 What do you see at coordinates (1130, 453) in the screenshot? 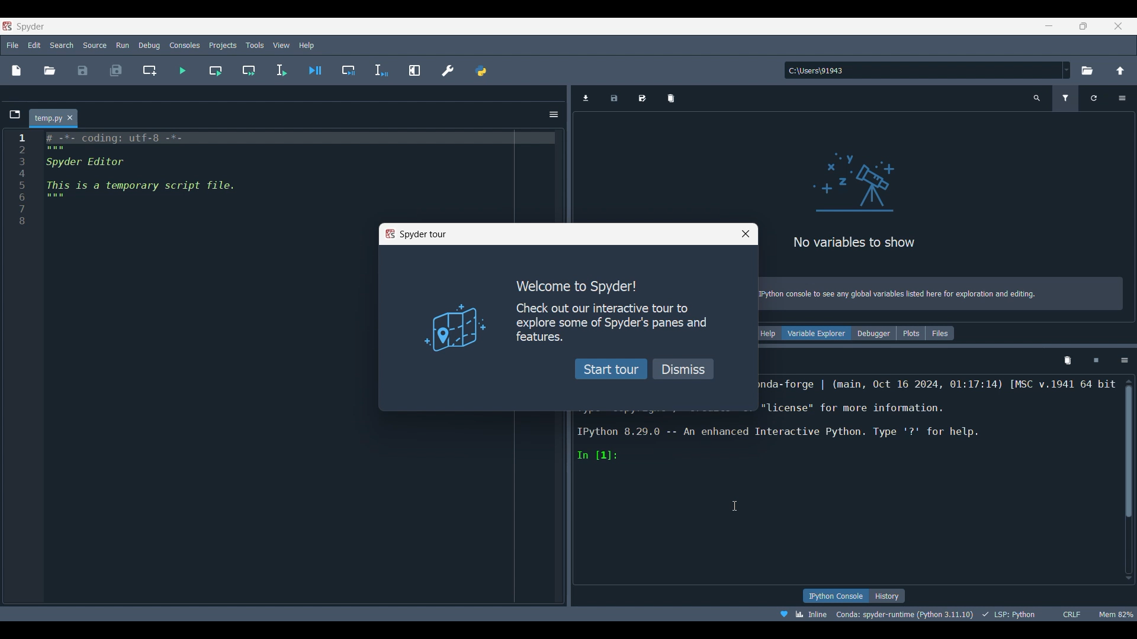
I see `sscrollbar` at bounding box center [1130, 453].